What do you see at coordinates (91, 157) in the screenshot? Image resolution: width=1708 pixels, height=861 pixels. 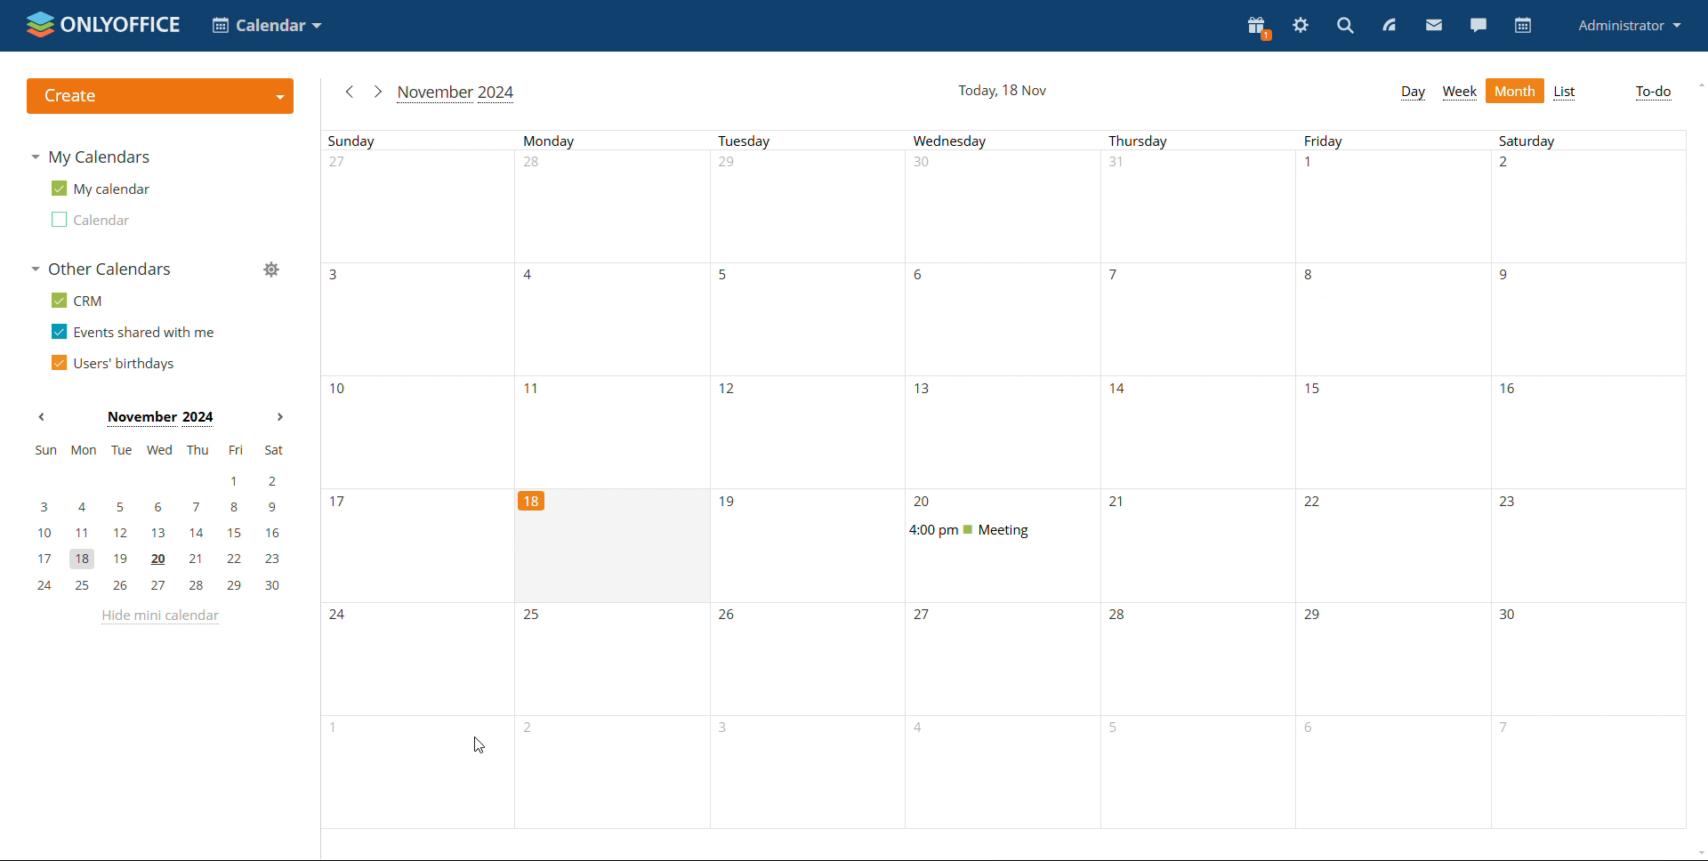 I see `my calendars` at bounding box center [91, 157].